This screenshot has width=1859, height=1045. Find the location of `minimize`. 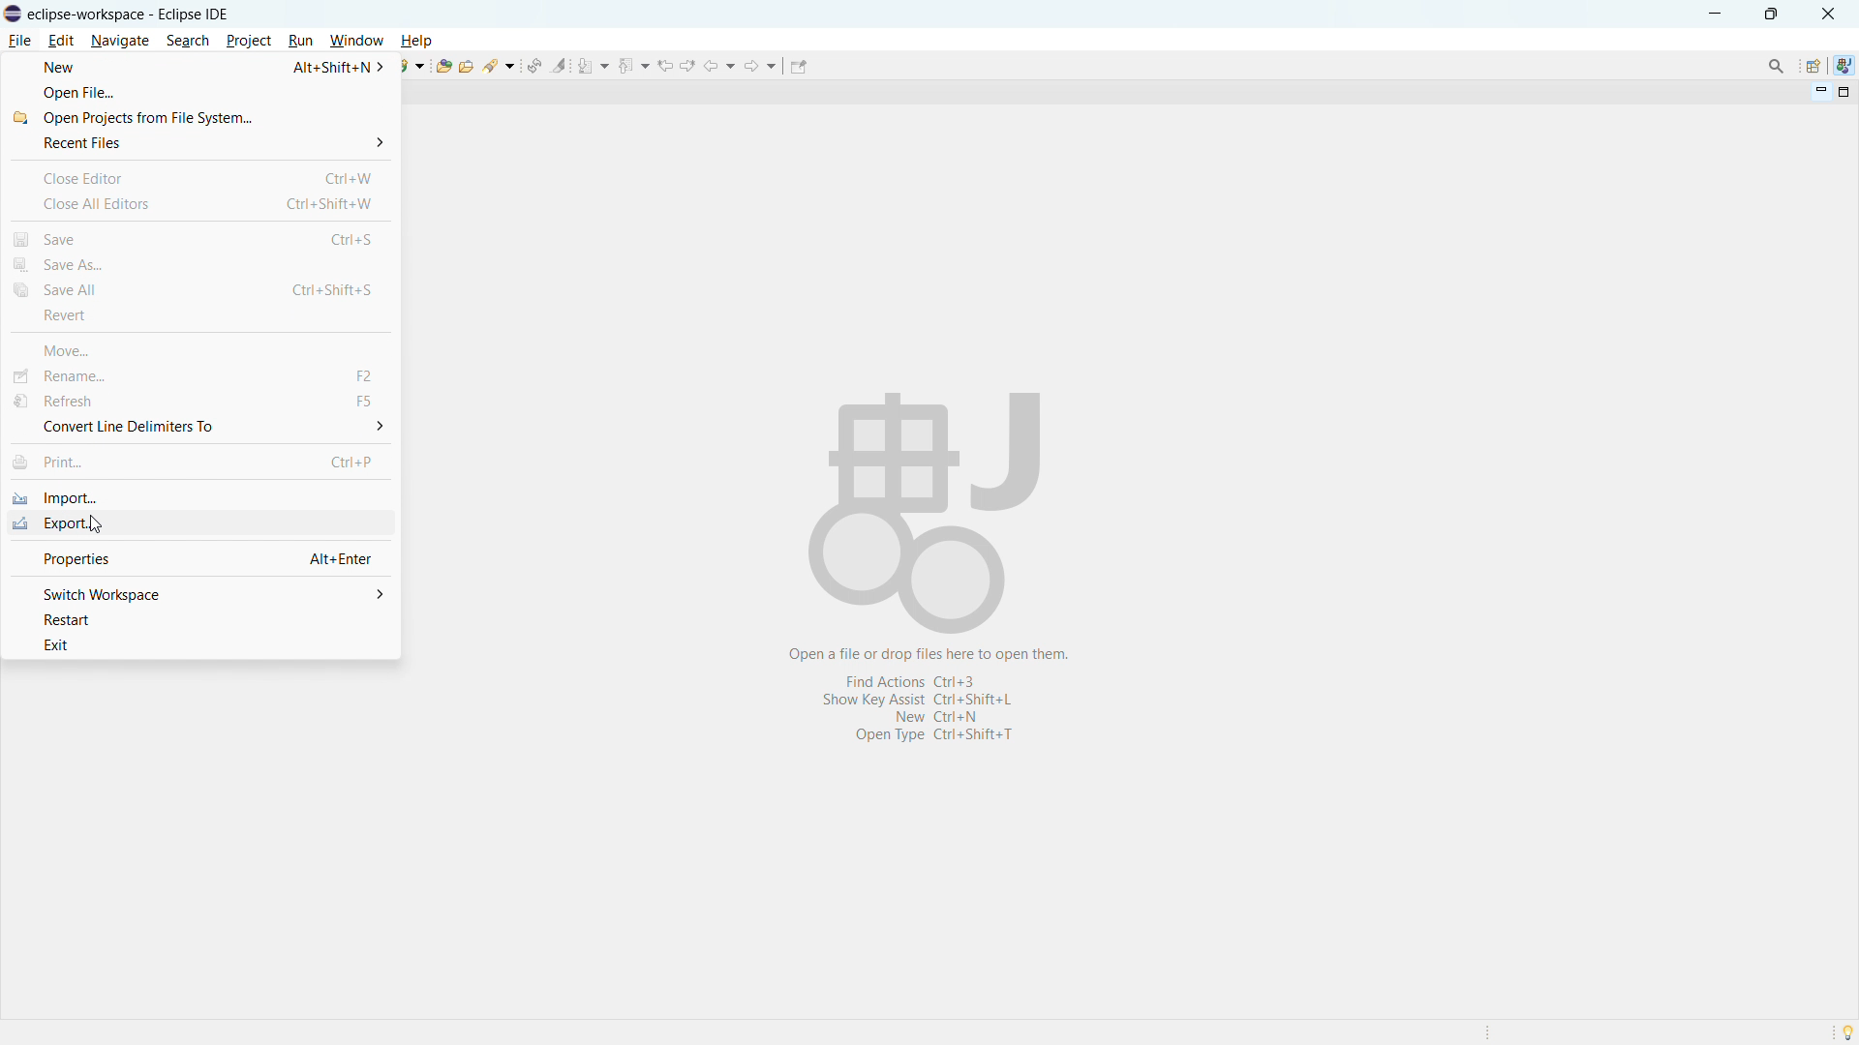

minimize is located at coordinates (1712, 13).